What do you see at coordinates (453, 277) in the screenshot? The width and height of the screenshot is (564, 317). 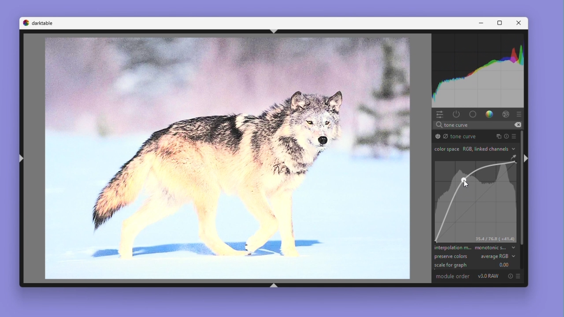 I see `Module order ` at bounding box center [453, 277].